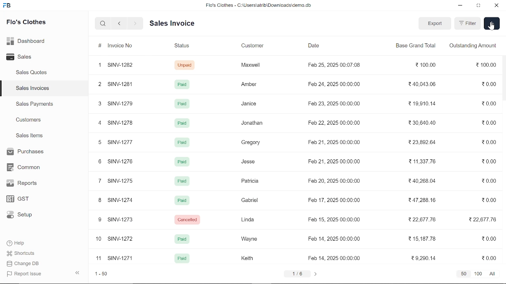  What do you see at coordinates (28, 57) in the screenshot?
I see `Sales` at bounding box center [28, 57].